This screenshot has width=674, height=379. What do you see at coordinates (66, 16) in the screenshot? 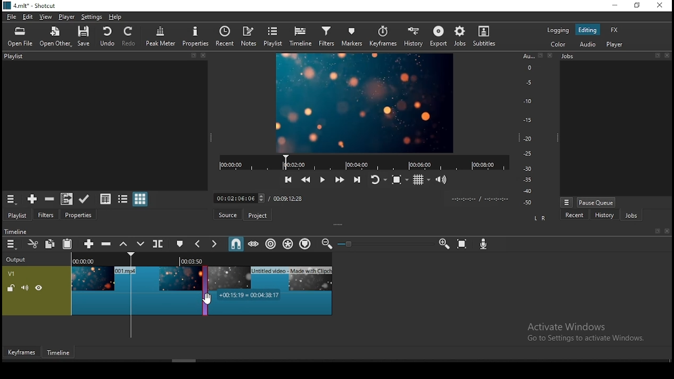
I see `player` at bounding box center [66, 16].